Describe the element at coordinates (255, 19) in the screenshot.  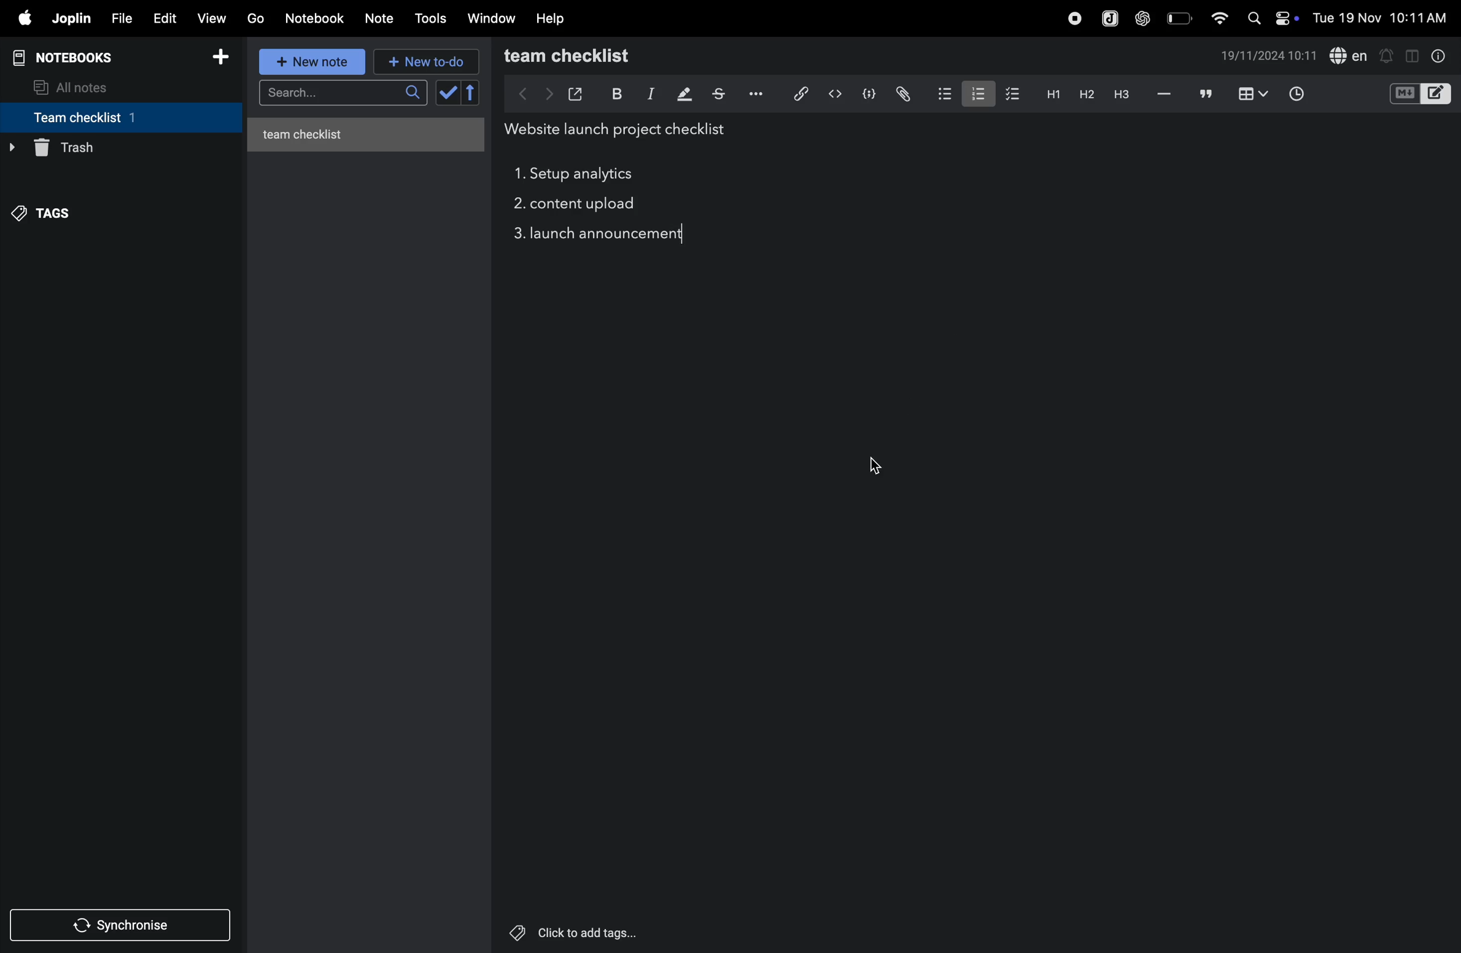
I see `go` at that location.